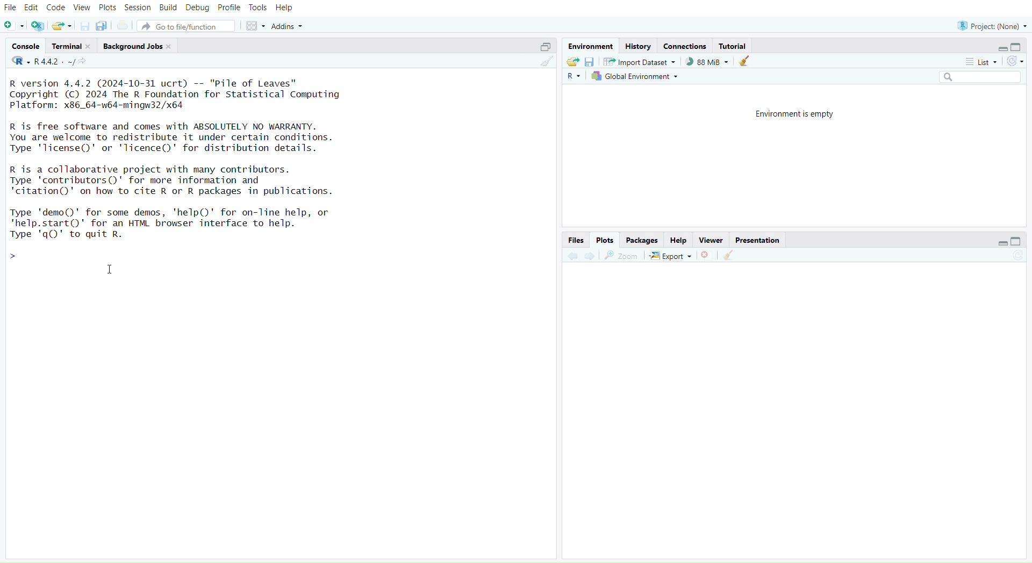  I want to click on background jobs, so click(138, 47).